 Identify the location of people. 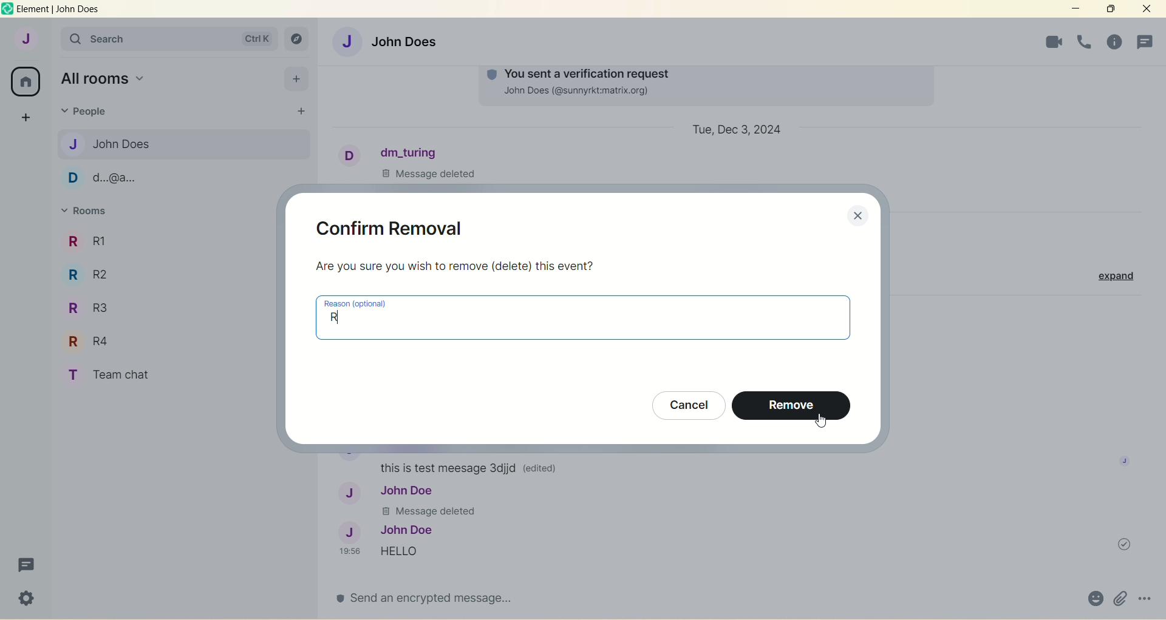
(89, 113).